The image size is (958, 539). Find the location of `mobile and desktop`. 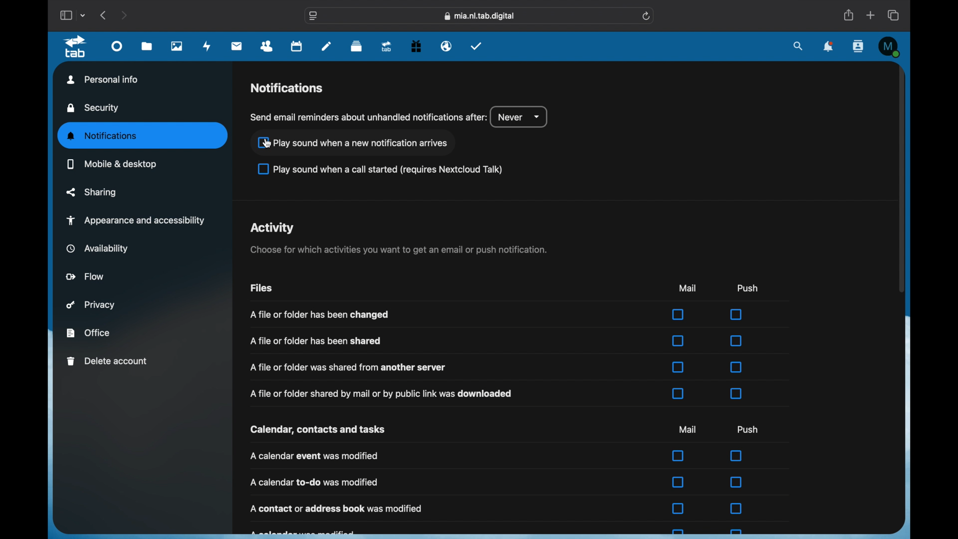

mobile and desktop is located at coordinates (112, 165).